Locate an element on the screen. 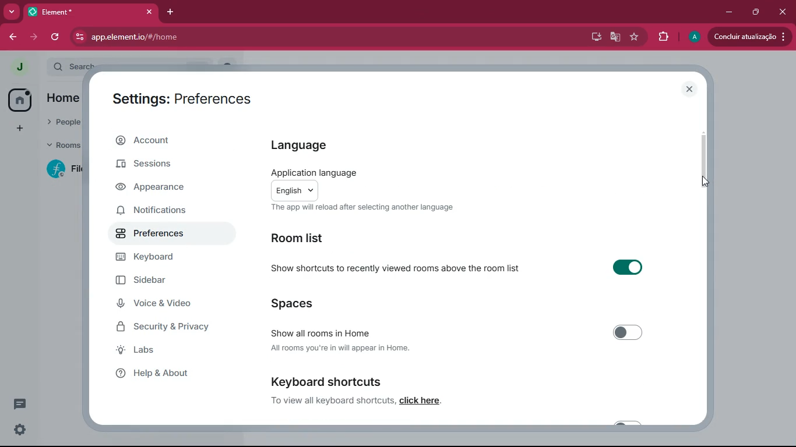  account is located at coordinates (169, 141).